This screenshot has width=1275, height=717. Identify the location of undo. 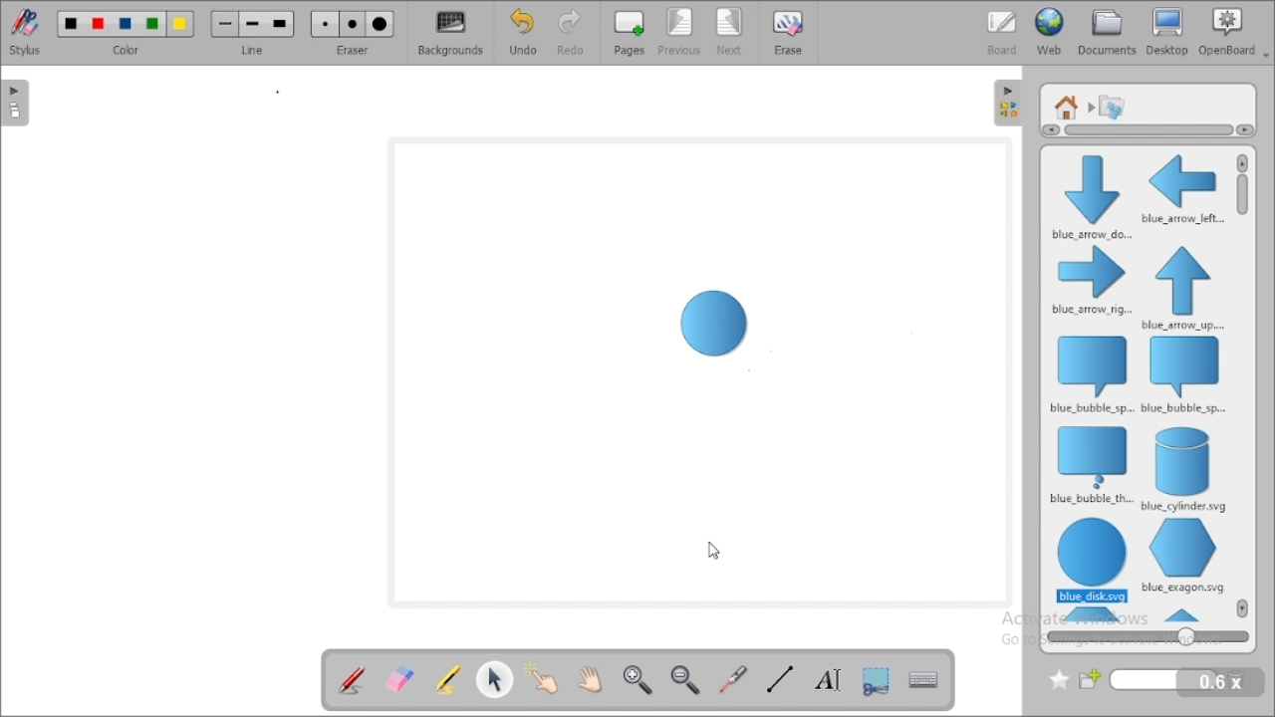
(523, 32).